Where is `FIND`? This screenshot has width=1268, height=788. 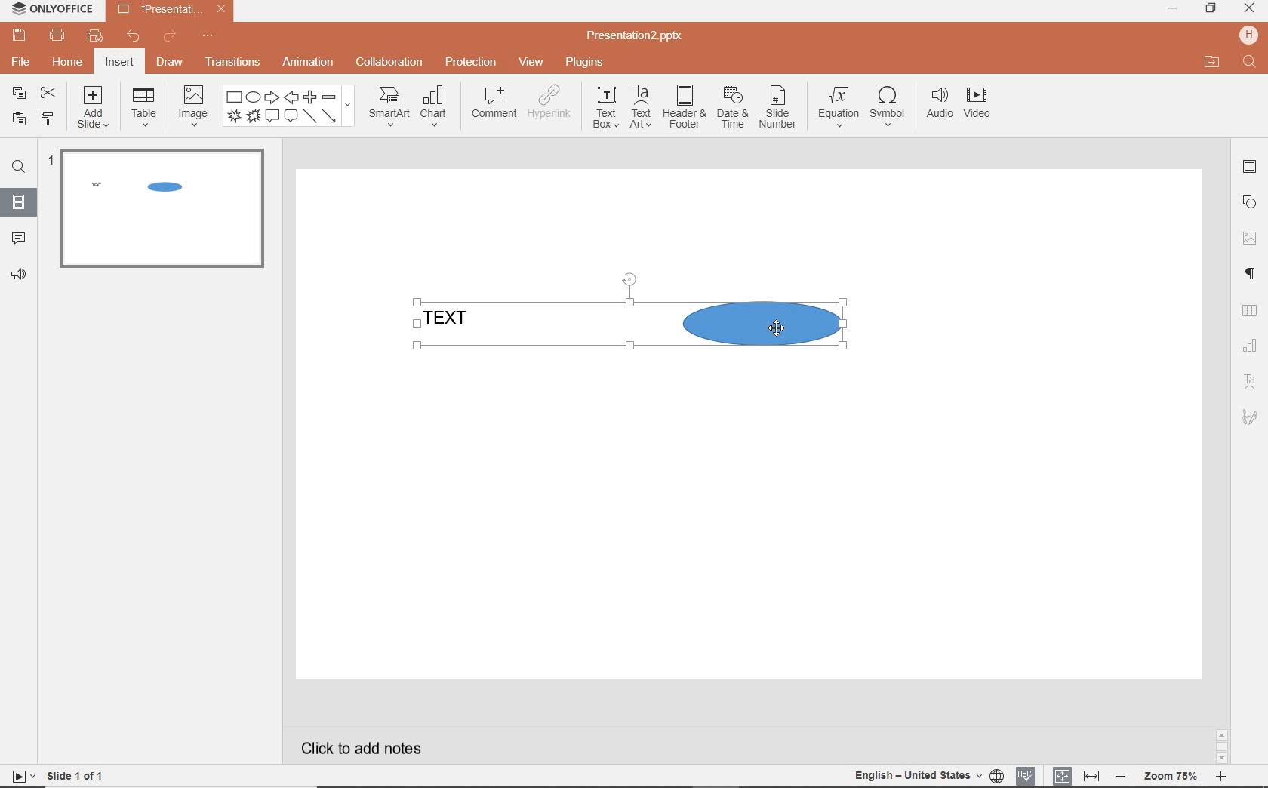
FIND is located at coordinates (17, 169).